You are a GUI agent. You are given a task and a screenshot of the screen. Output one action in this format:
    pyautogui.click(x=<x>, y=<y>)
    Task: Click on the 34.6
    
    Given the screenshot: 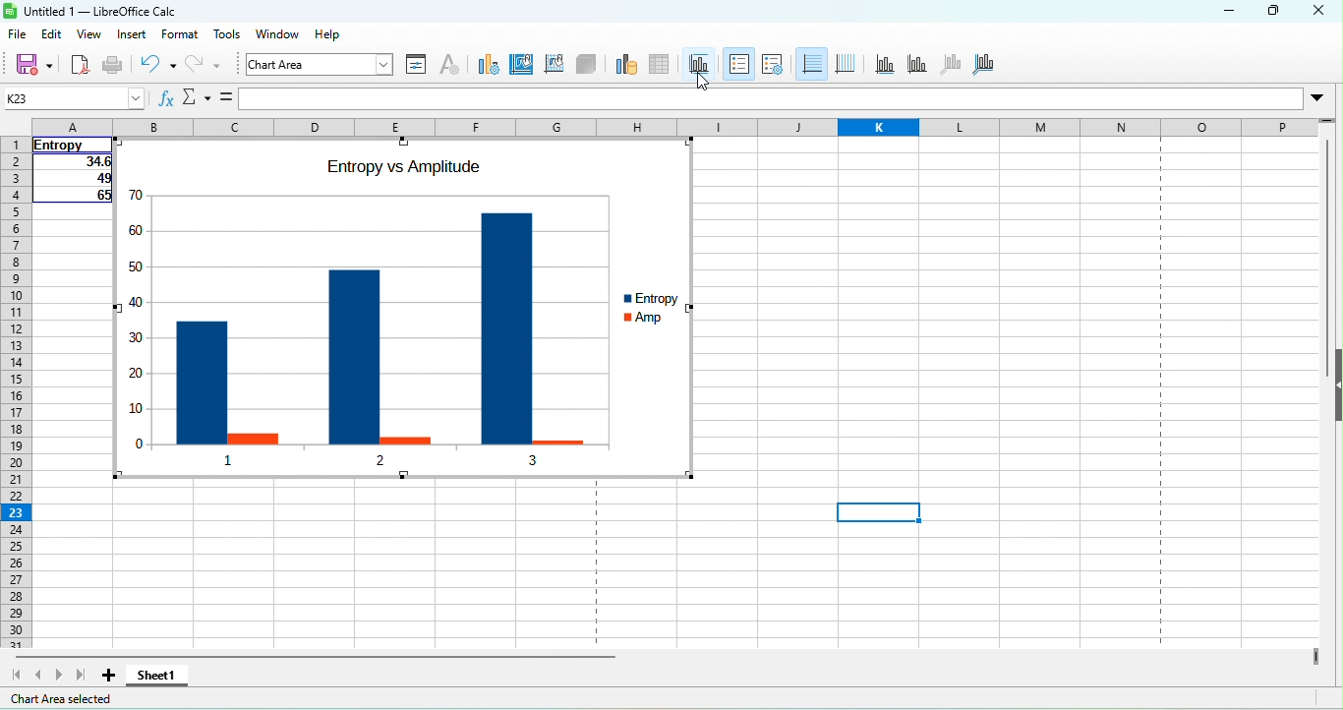 What is the action you would take?
    pyautogui.click(x=71, y=163)
    